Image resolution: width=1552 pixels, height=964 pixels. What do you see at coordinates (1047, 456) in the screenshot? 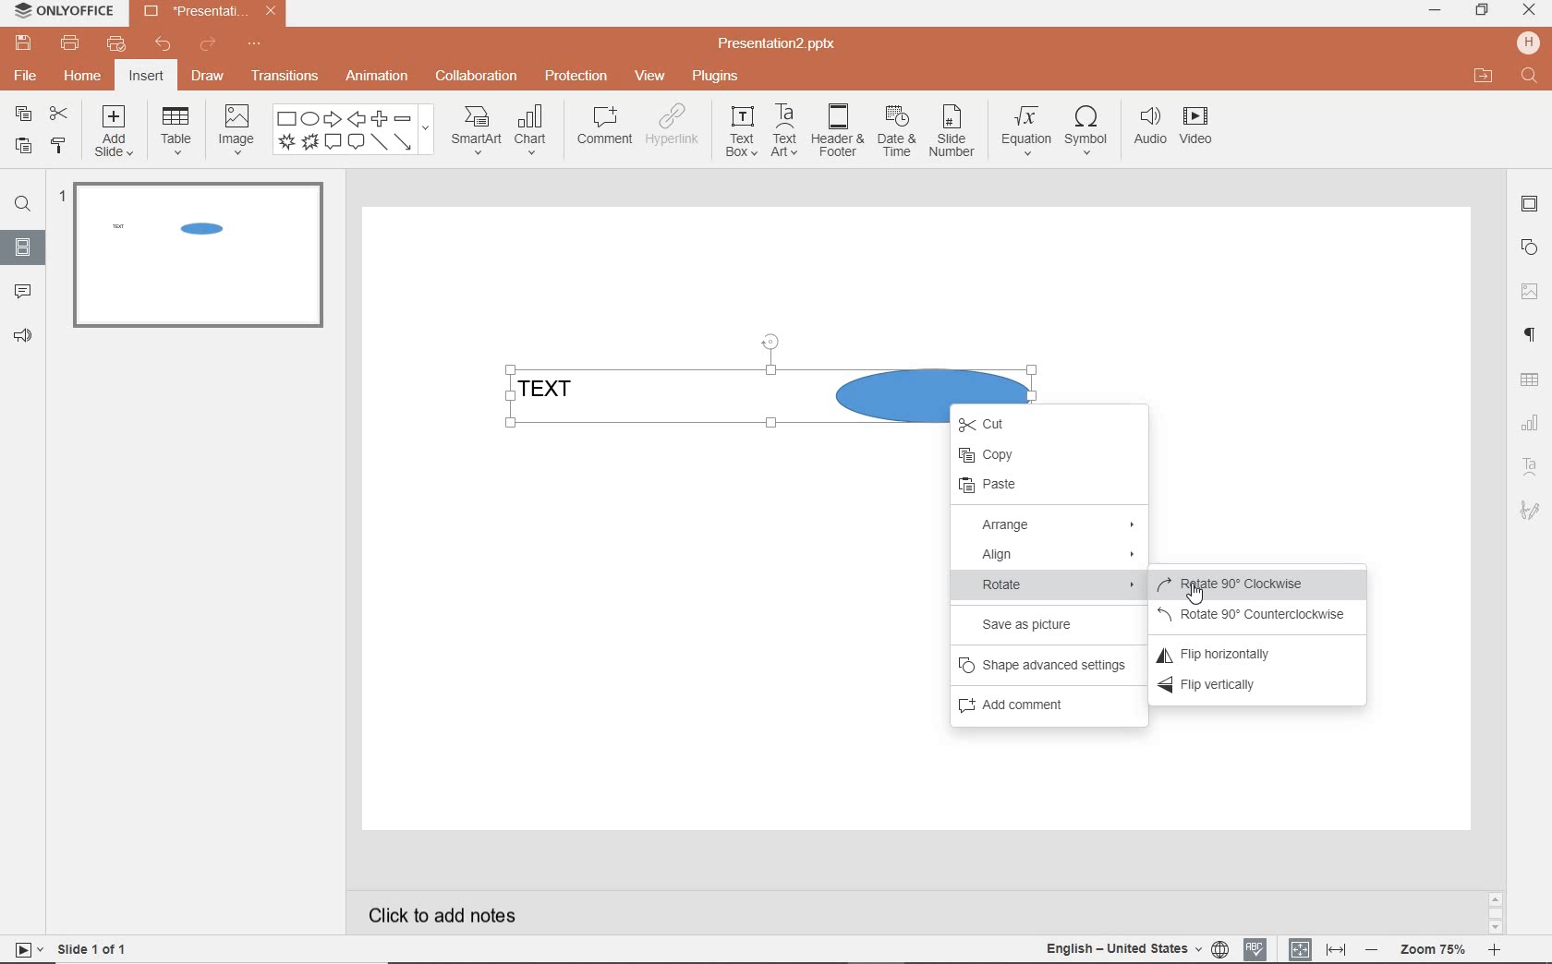
I see `copy` at bounding box center [1047, 456].